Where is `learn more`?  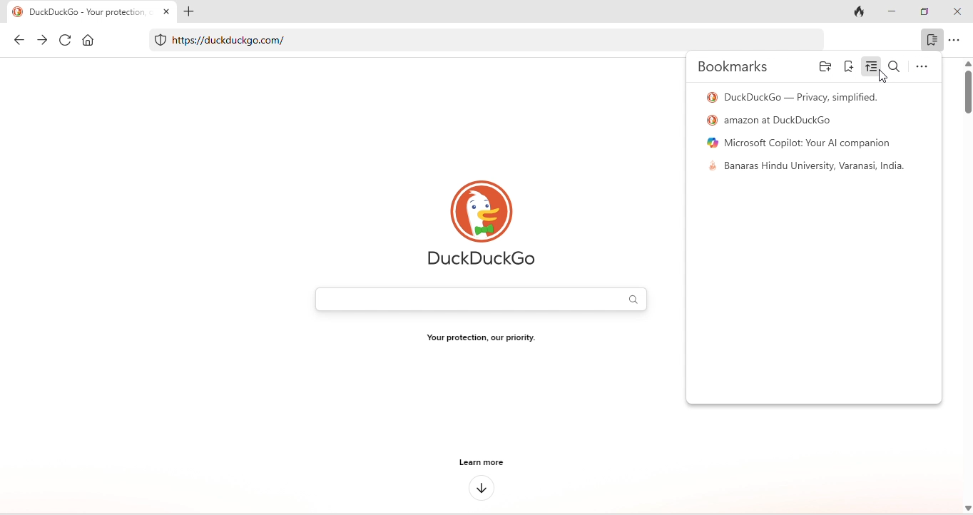 learn more is located at coordinates (479, 462).